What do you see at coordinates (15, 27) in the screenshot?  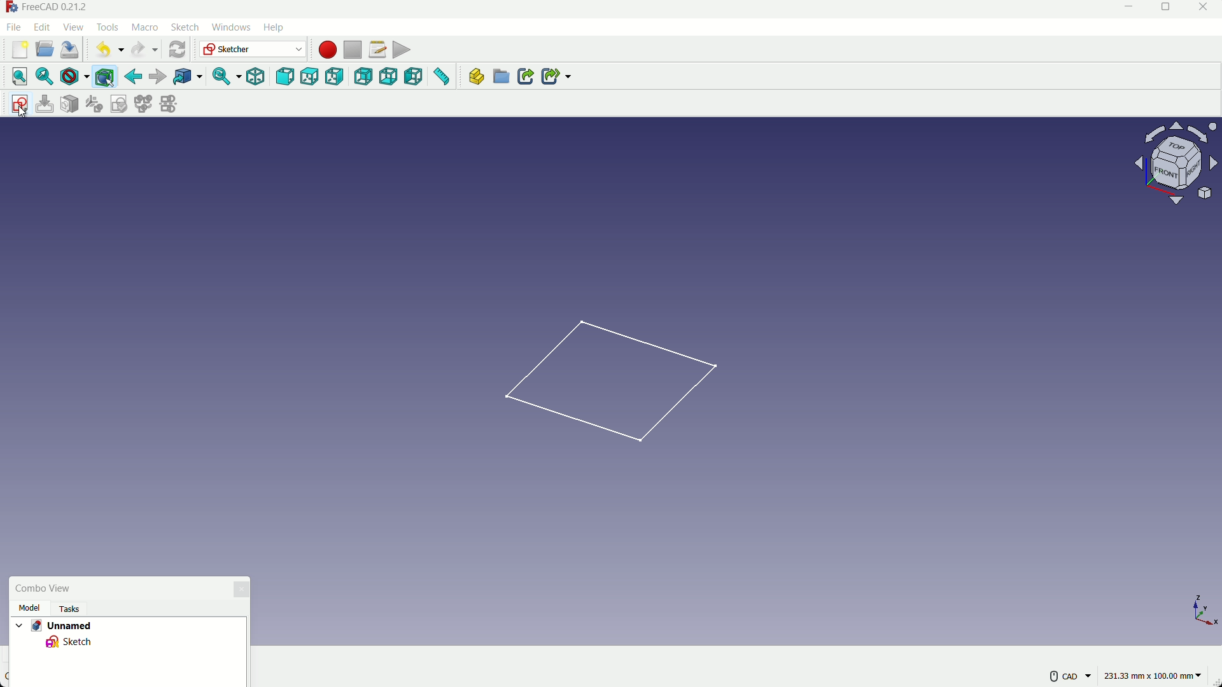 I see `file menu` at bounding box center [15, 27].